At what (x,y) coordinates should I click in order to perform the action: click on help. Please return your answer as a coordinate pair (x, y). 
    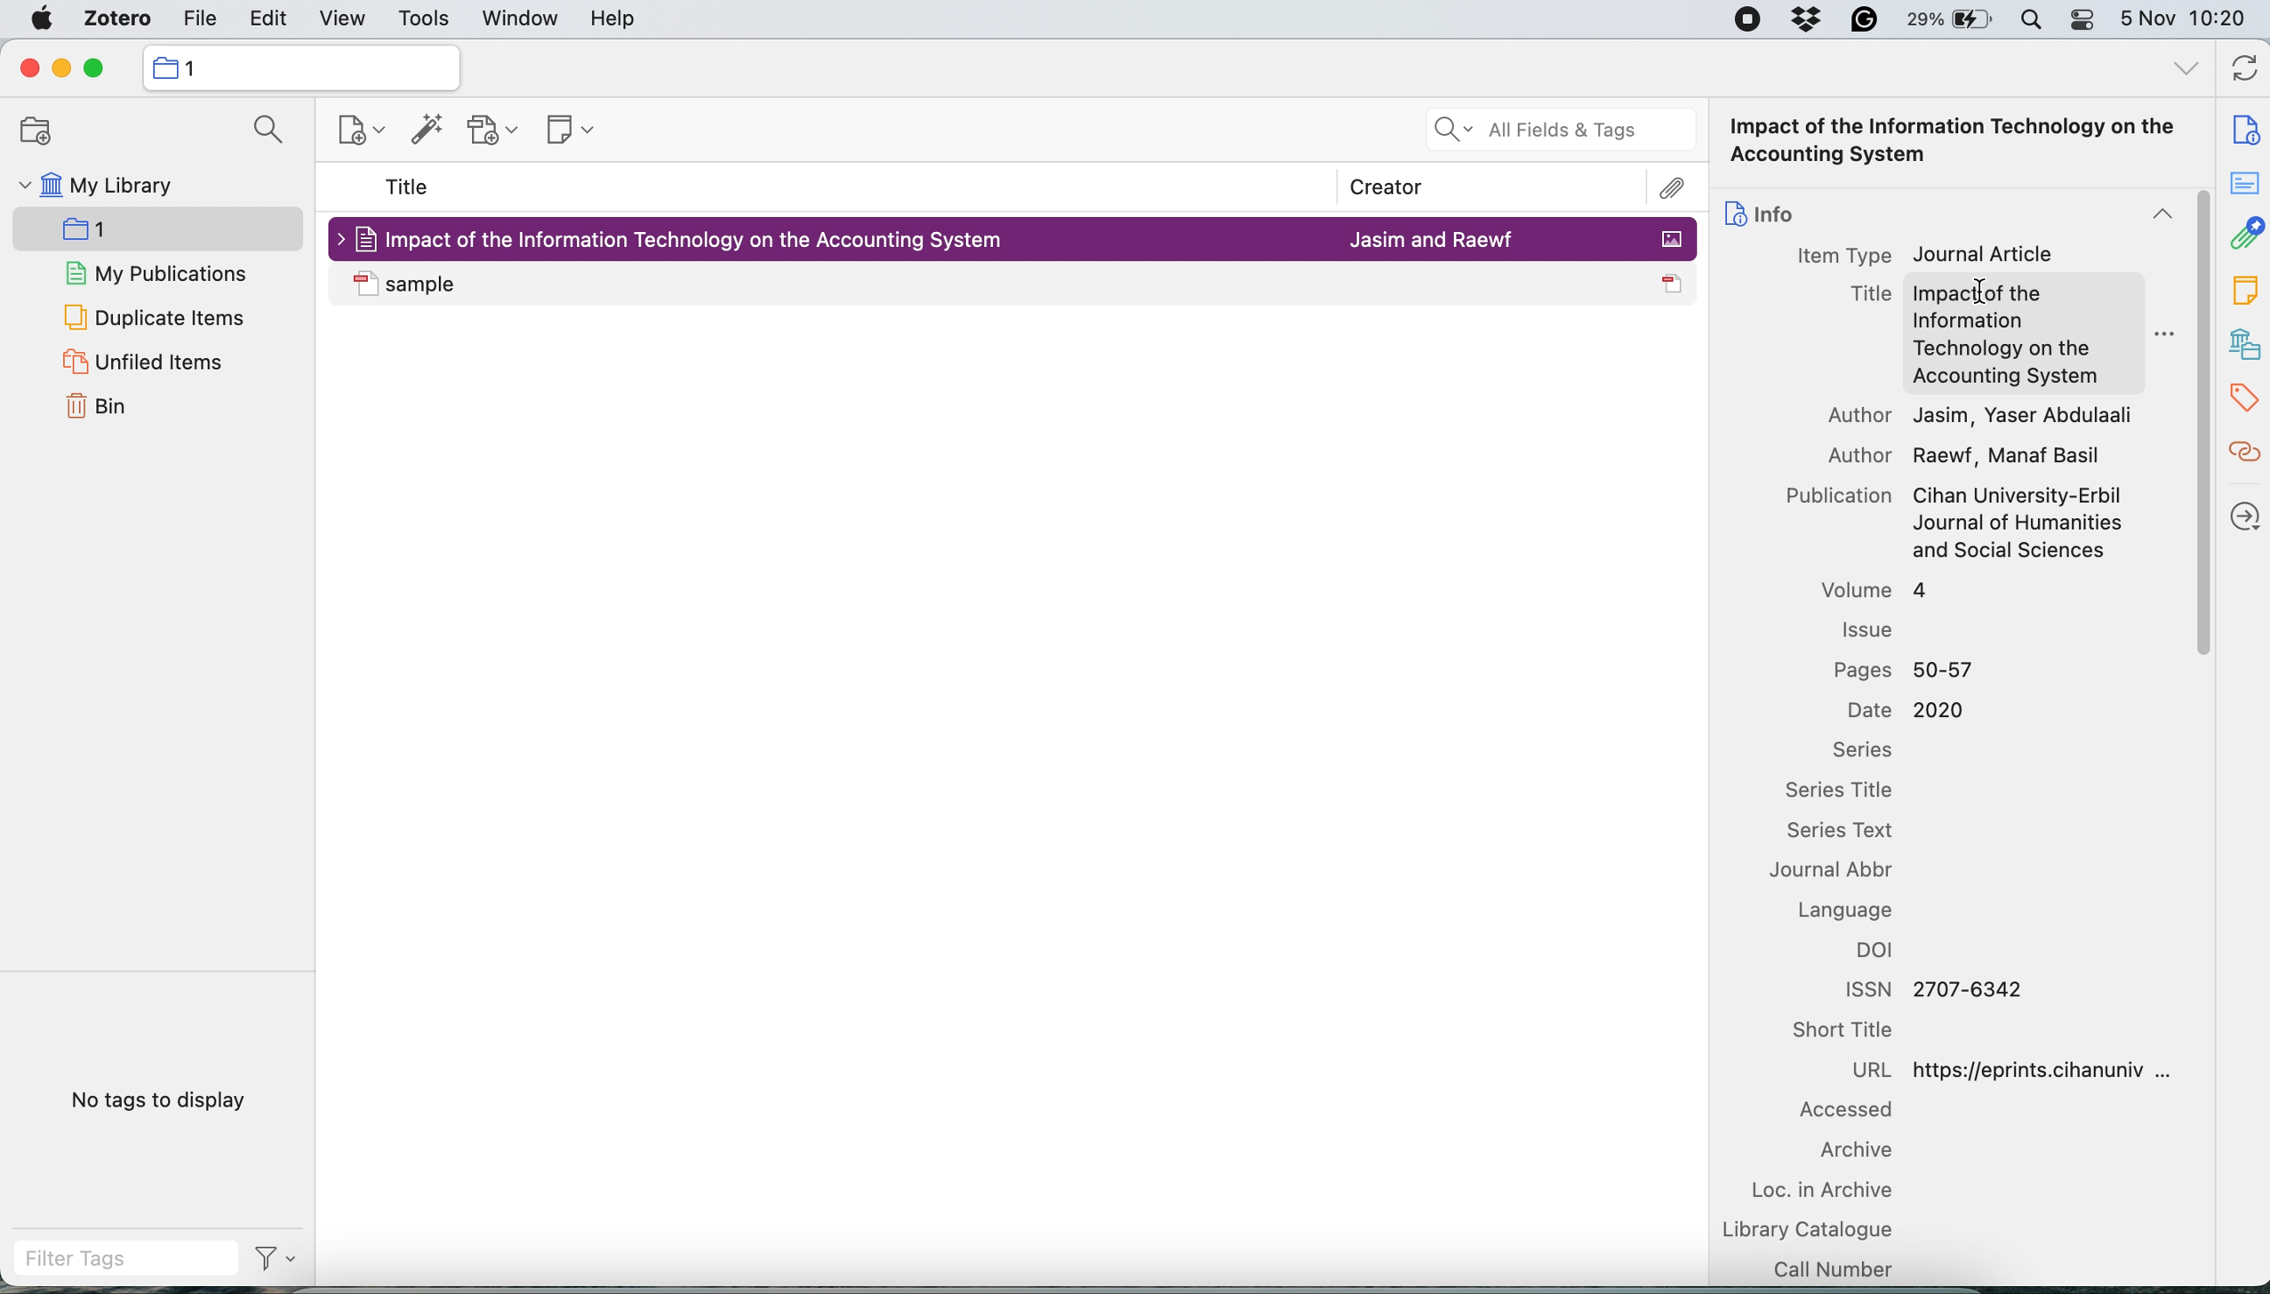
    Looking at the image, I should click on (616, 20).